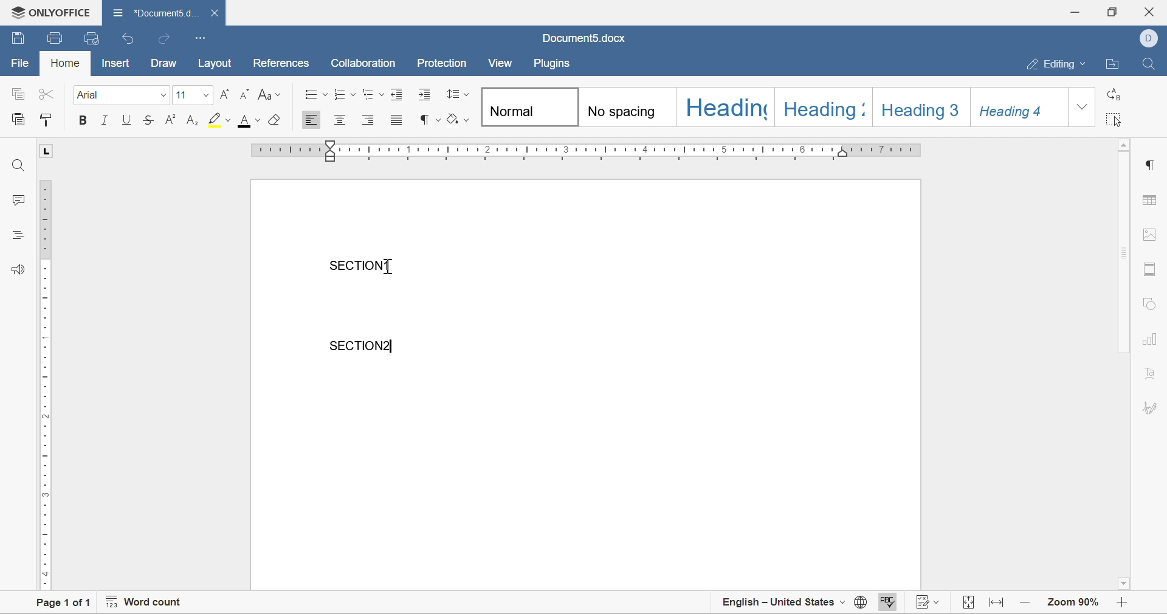 The height and width of the screenshot is (614, 1167). Describe the element at coordinates (425, 94) in the screenshot. I see `Increase indent` at that location.